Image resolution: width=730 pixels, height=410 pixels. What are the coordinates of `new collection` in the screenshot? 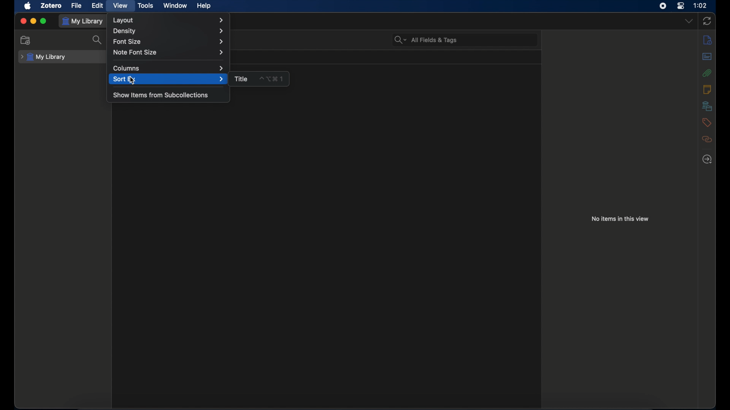 It's located at (25, 40).